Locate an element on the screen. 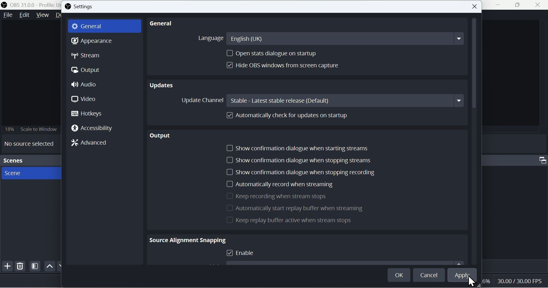  Show confirmation dialogue when stopping streams is located at coordinates (301, 160).